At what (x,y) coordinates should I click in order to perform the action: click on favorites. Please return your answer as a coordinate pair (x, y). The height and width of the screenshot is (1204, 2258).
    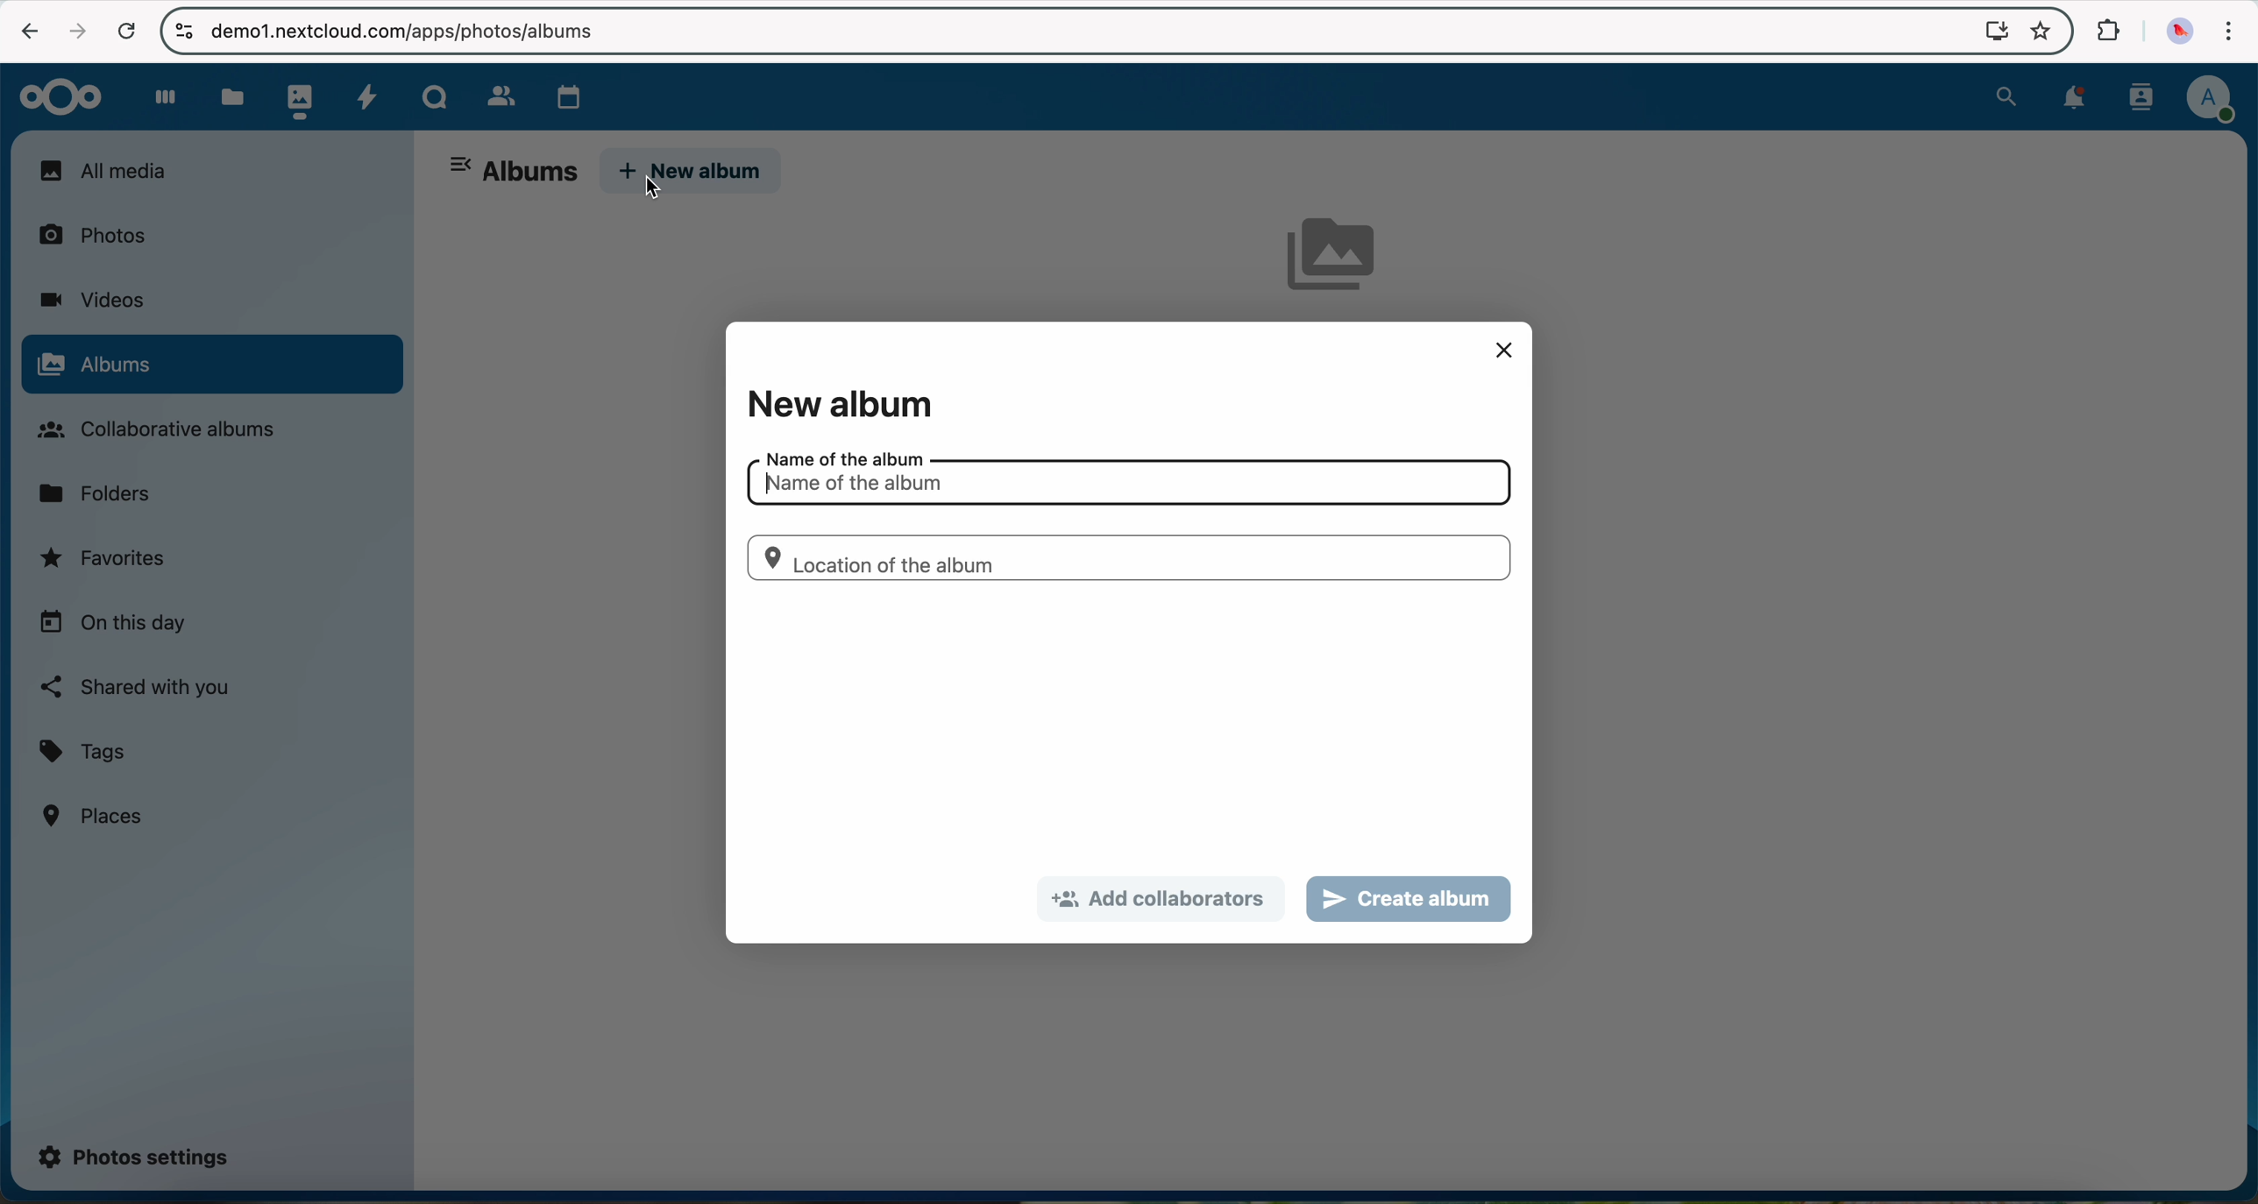
    Looking at the image, I should click on (106, 563).